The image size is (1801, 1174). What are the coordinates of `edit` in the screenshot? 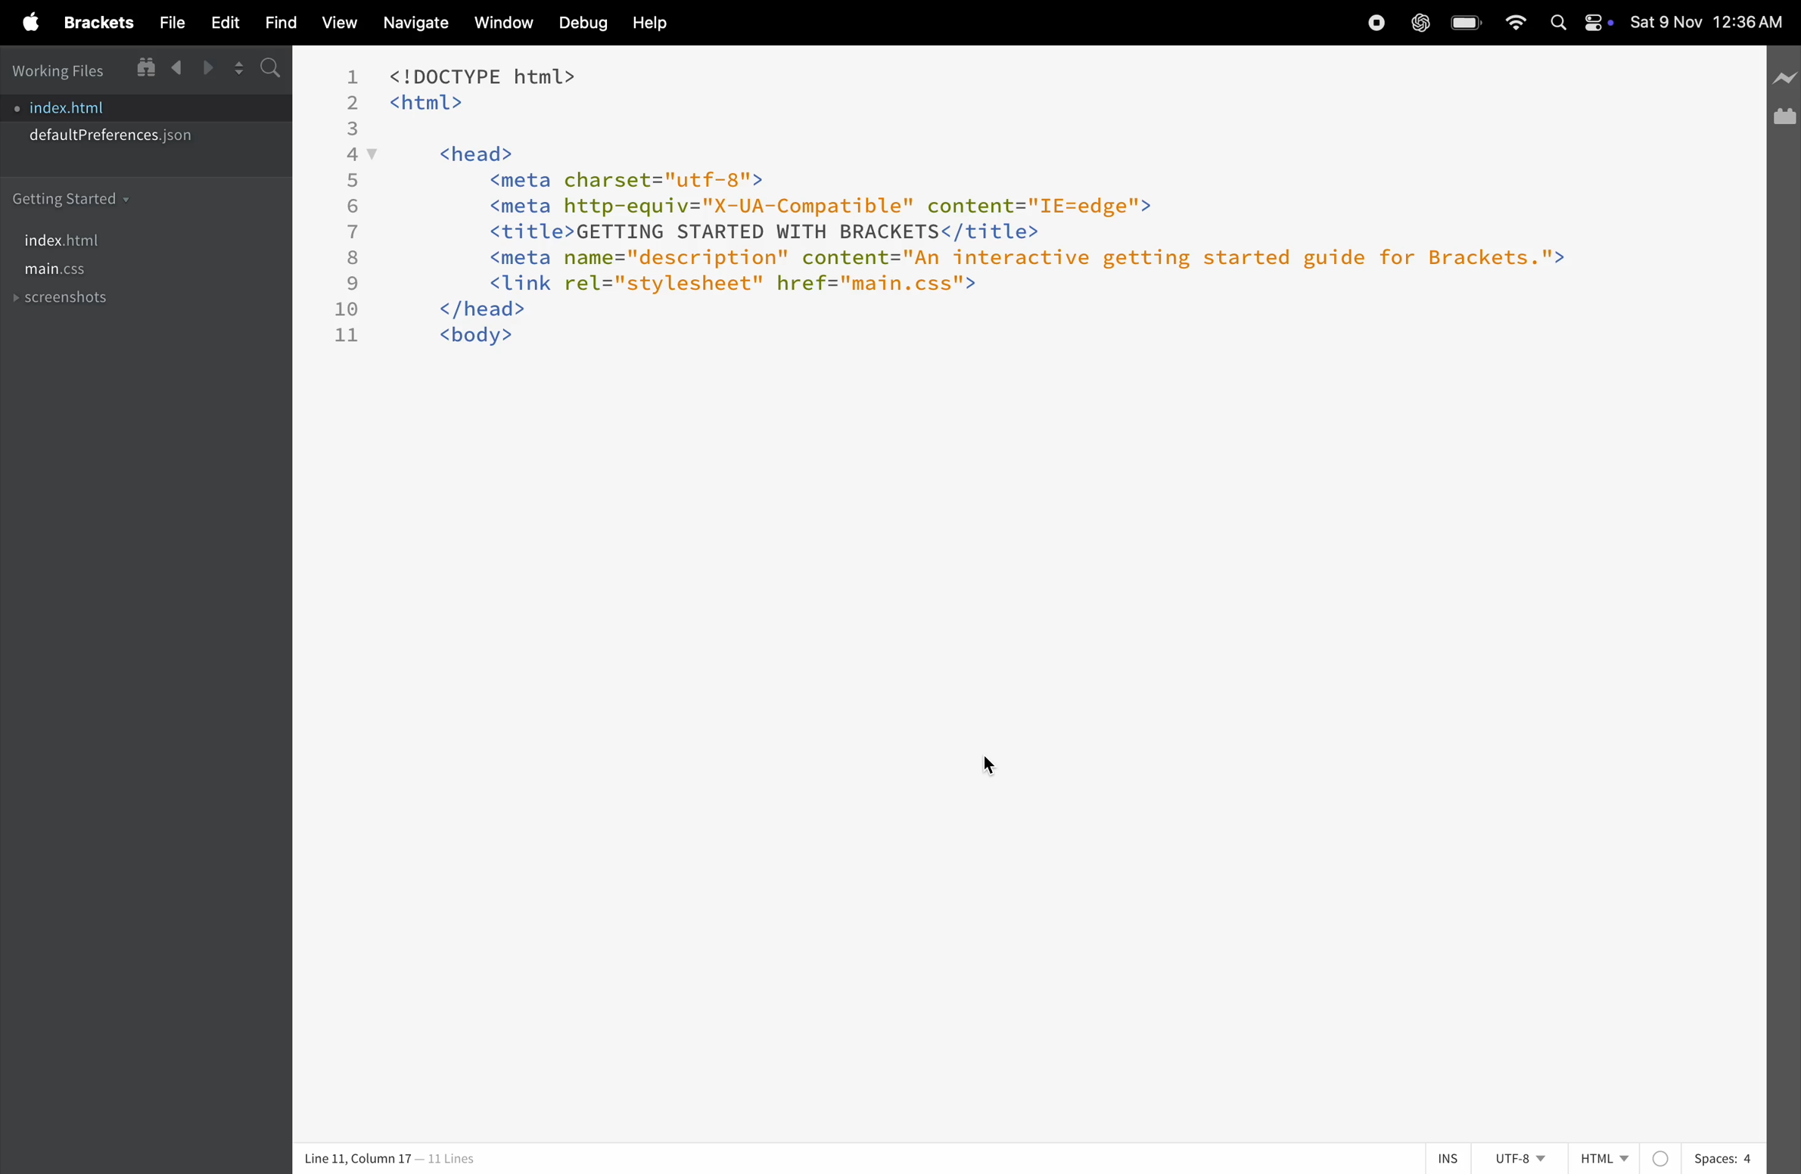 It's located at (223, 22).